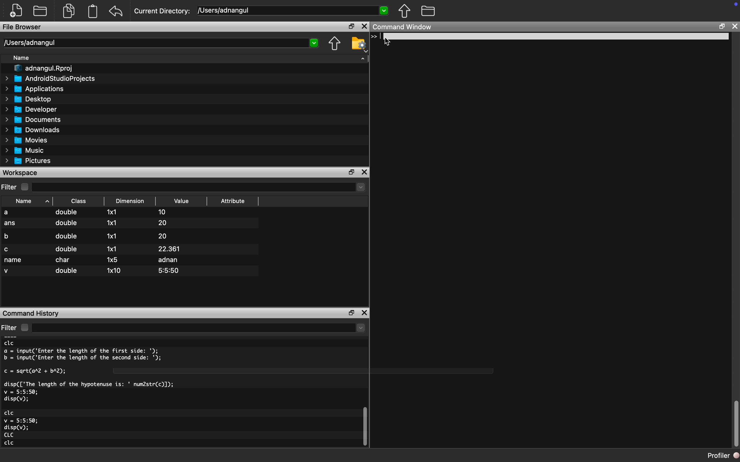 The image size is (740, 462). I want to click on Command Window, so click(406, 27).